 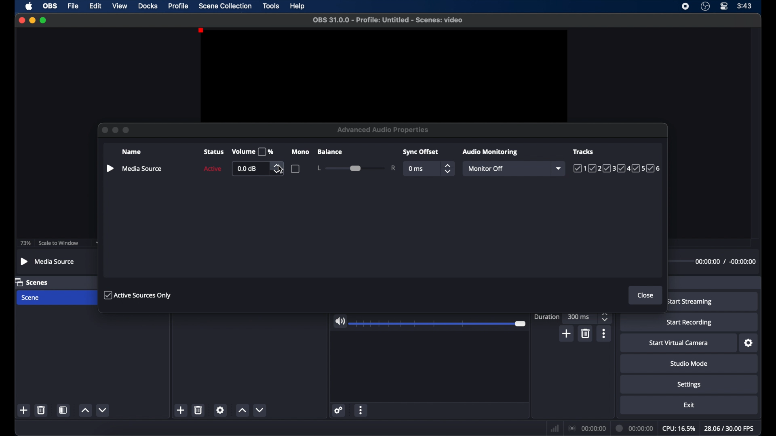 I want to click on file, so click(x=74, y=6).